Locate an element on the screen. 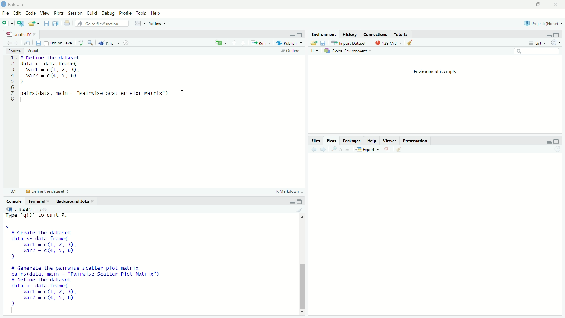  Untitled5* is located at coordinates (22, 34).